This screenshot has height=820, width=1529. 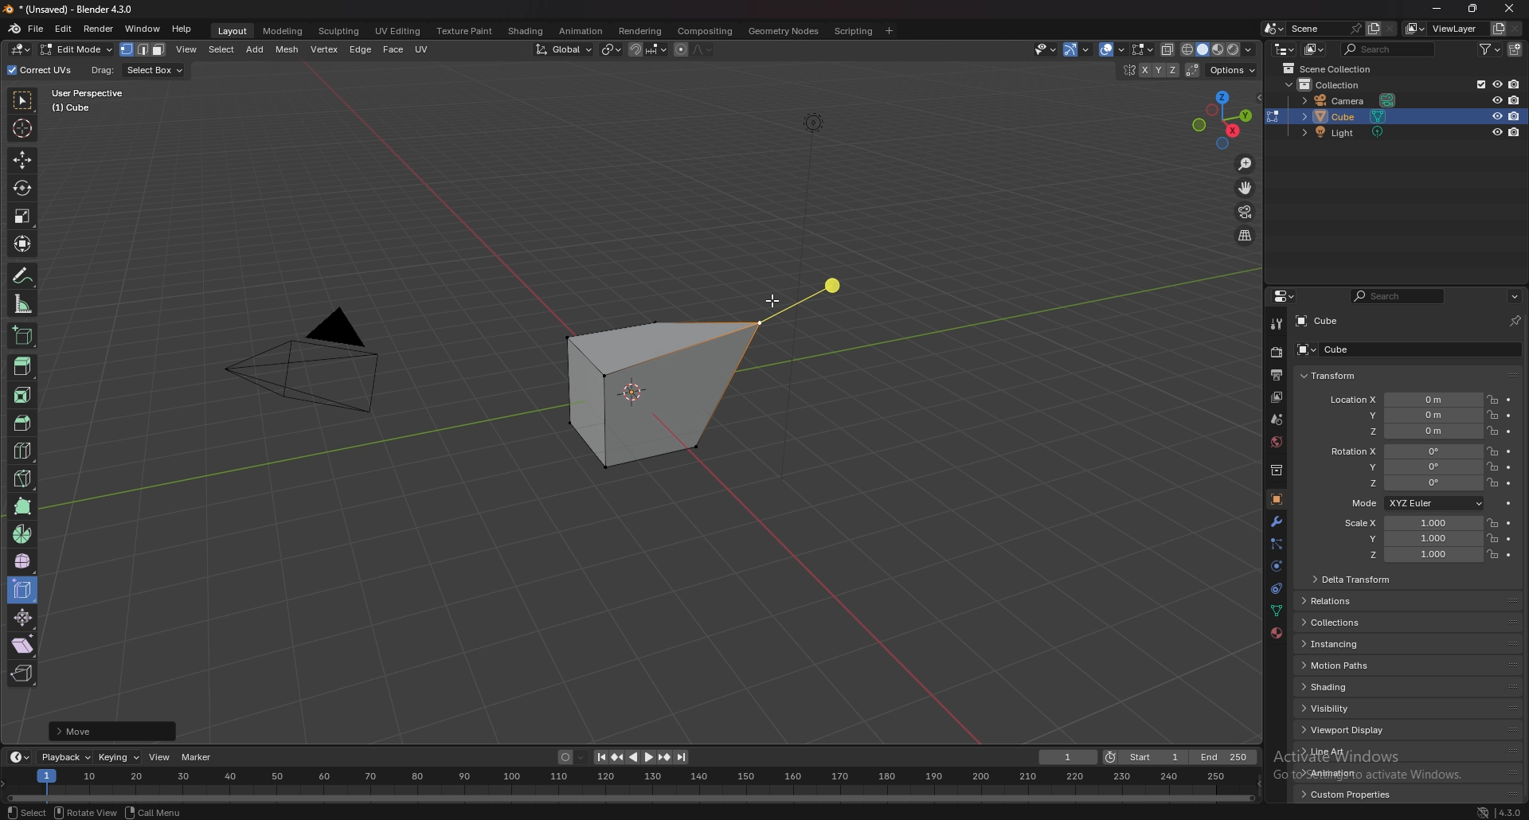 I want to click on blender, so click(x=13, y=29).